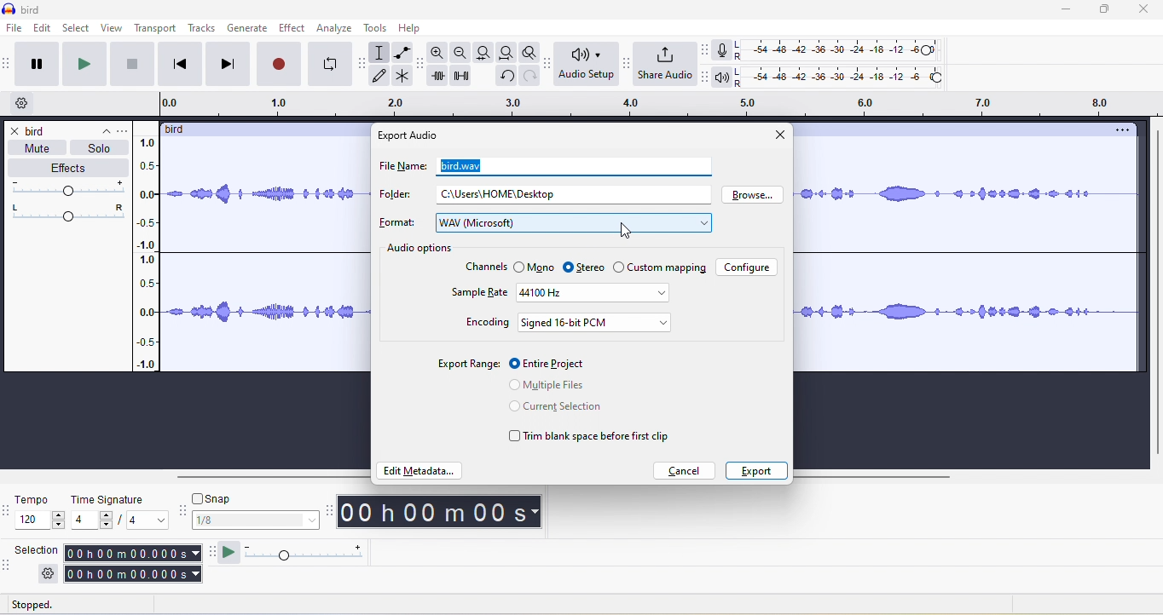 The width and height of the screenshot is (1163, 615). Describe the element at coordinates (100, 148) in the screenshot. I see `solo` at that location.